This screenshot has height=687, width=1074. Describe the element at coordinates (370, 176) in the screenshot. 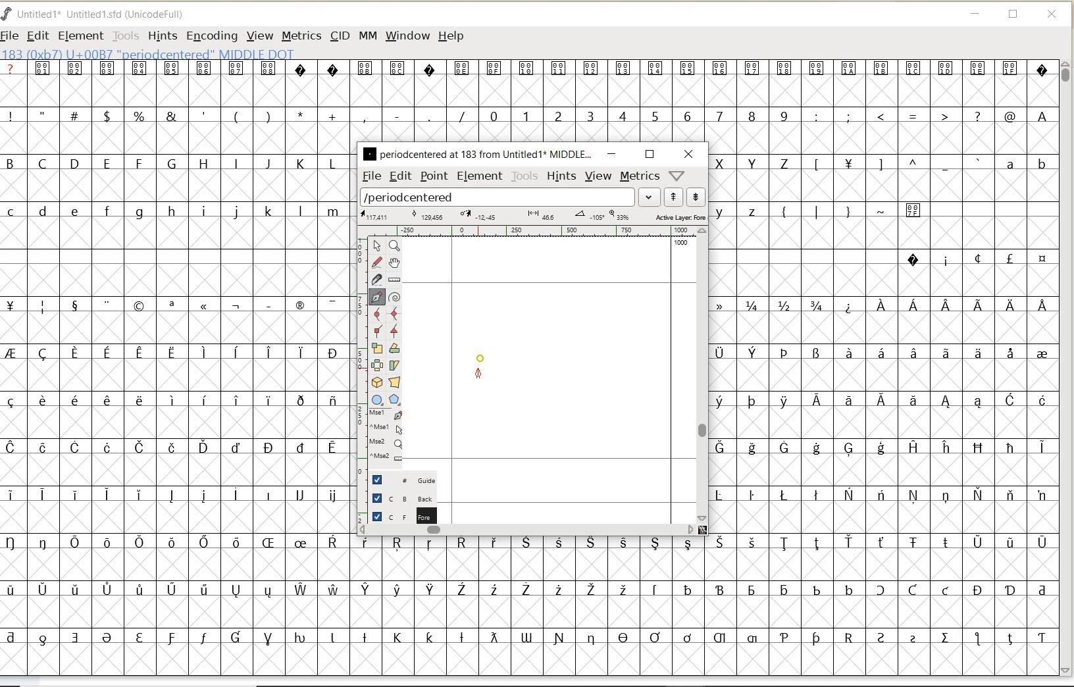

I see `file` at that location.